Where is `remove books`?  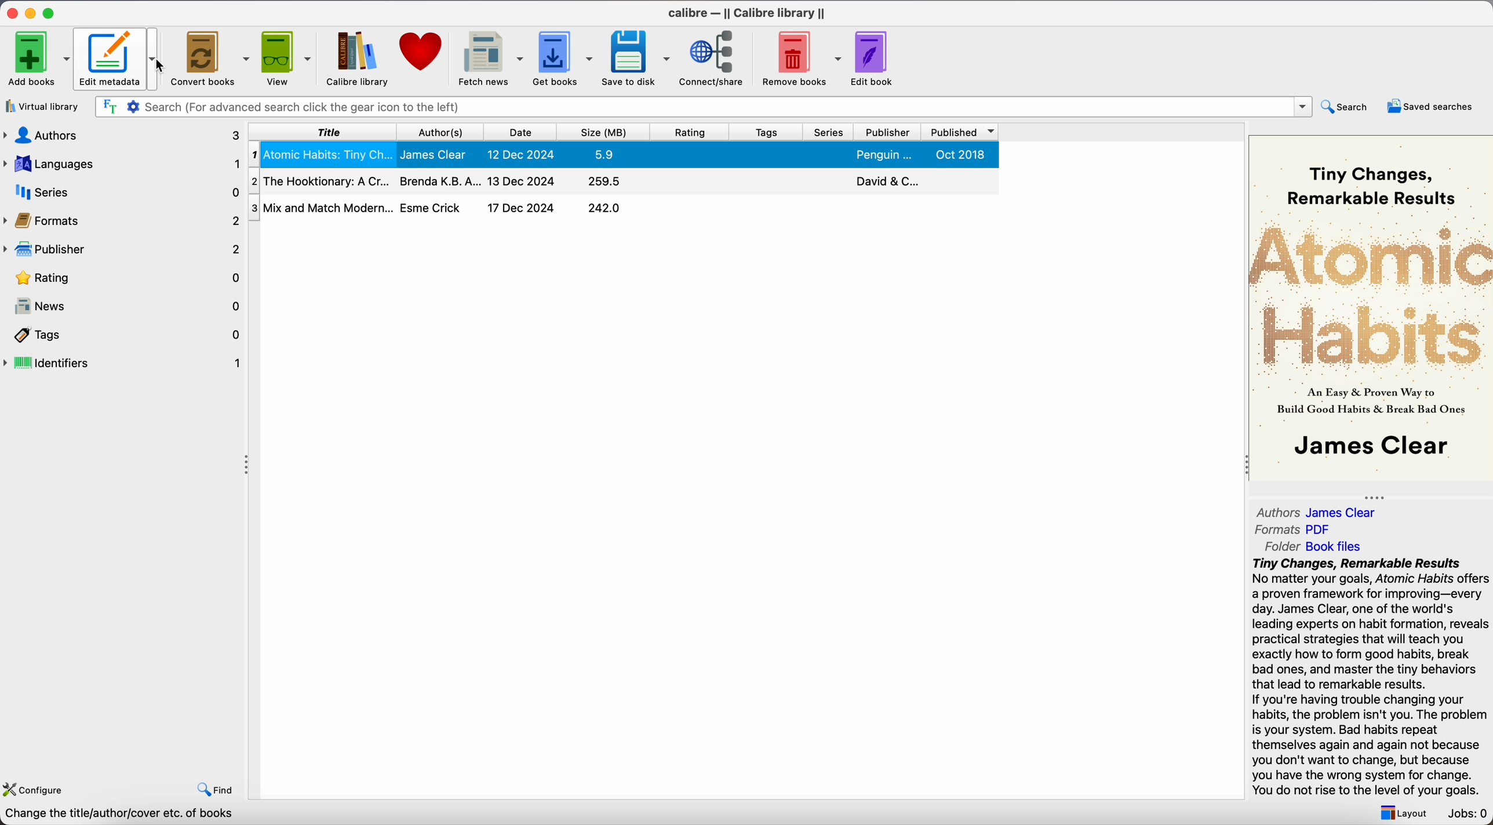 remove books is located at coordinates (802, 58).